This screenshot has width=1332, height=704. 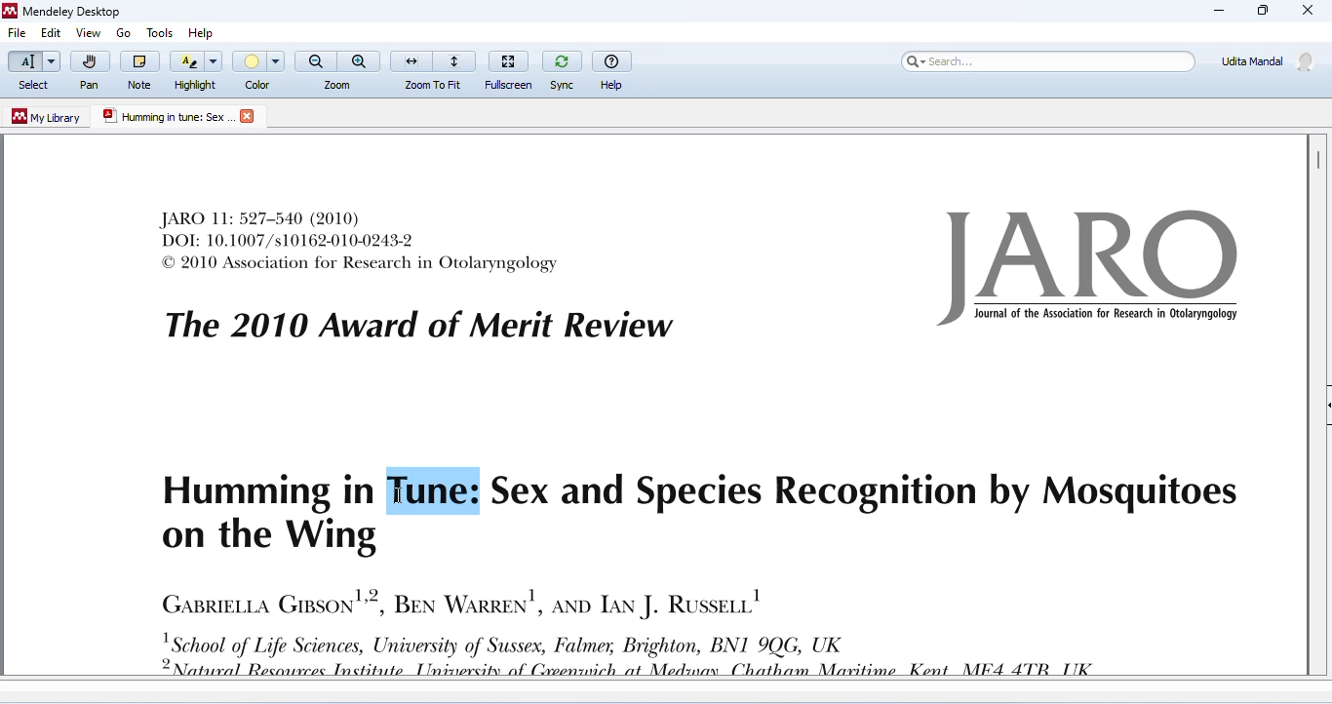 What do you see at coordinates (697, 513) in the screenshot?
I see `Humming in Tune; Sex and Species Recognition by Mosquitoes on the Wing` at bounding box center [697, 513].